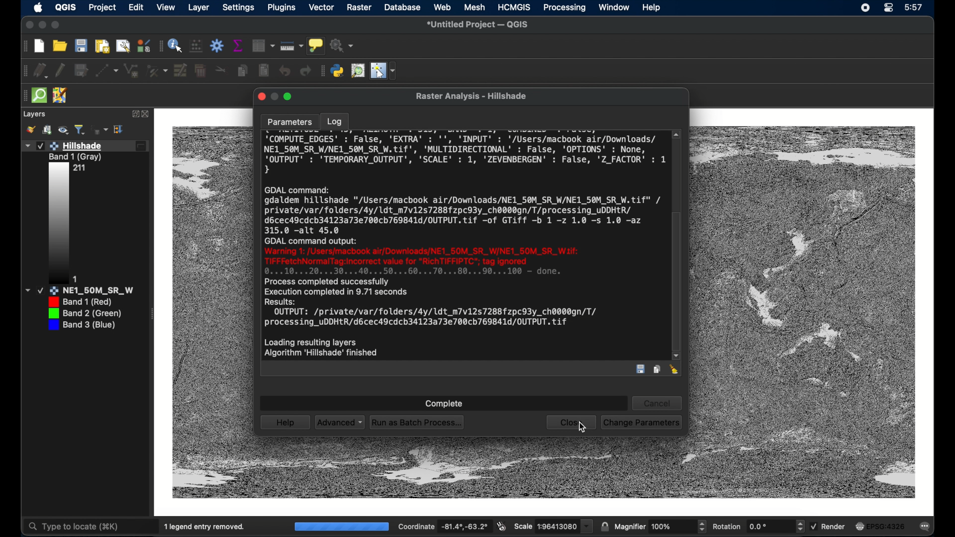 This screenshot has height=537, width=955. I want to click on copy log entry, so click(657, 369).